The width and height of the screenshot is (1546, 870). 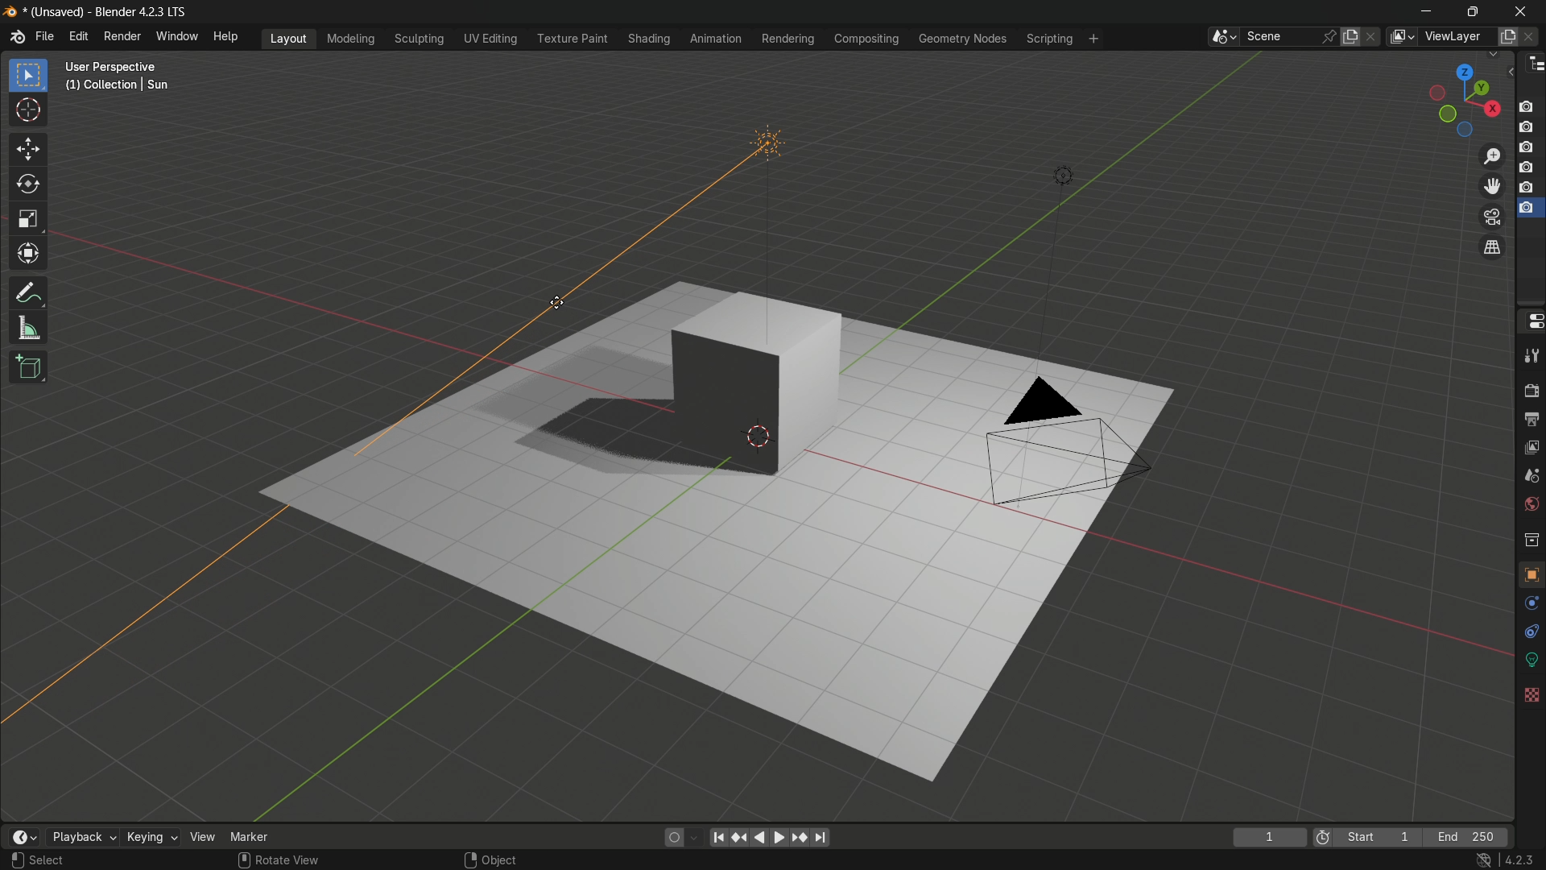 What do you see at coordinates (1493, 156) in the screenshot?
I see `zoom in/out` at bounding box center [1493, 156].